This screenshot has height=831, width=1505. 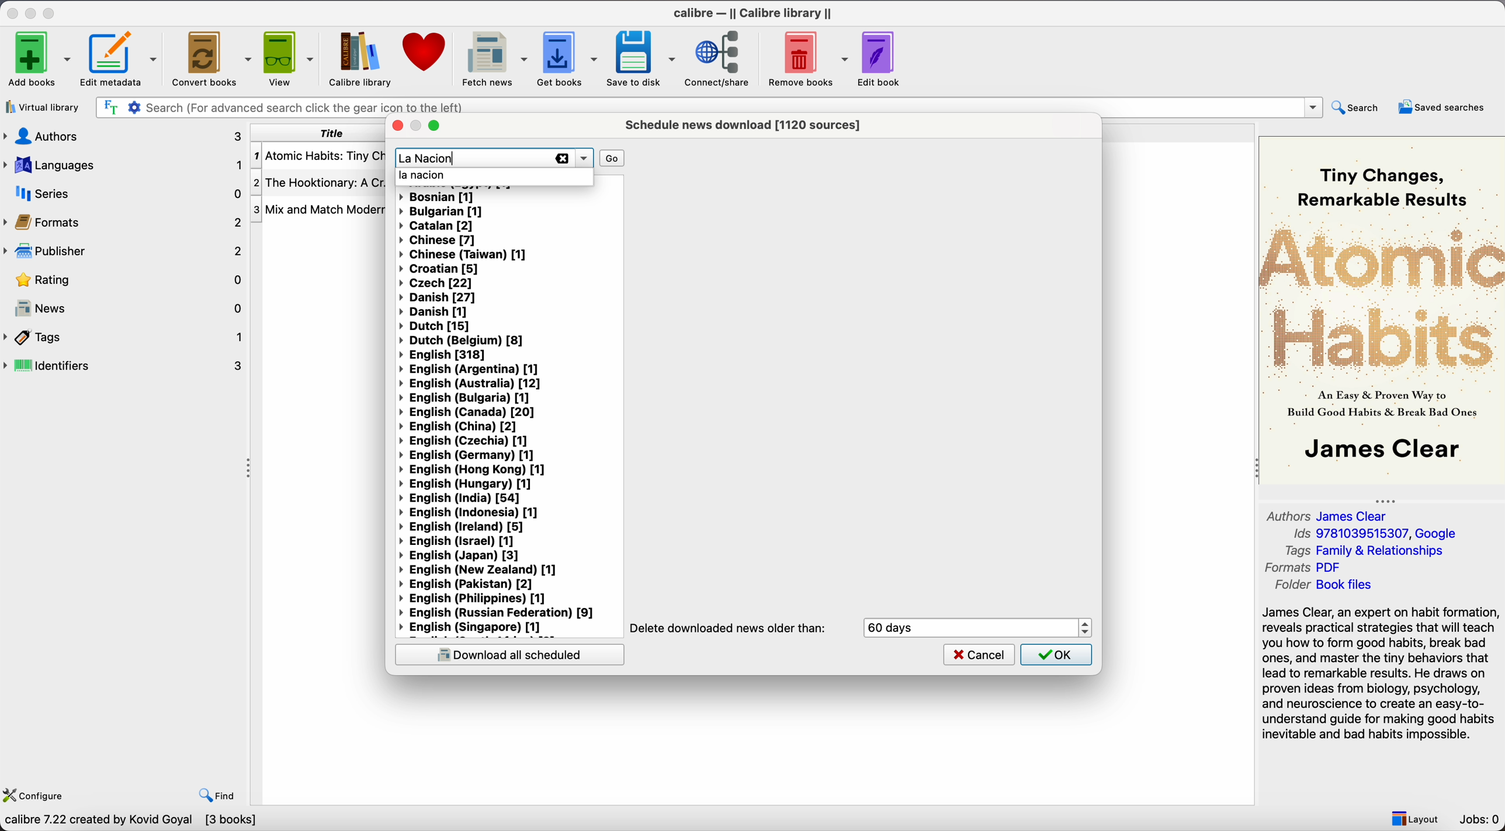 I want to click on English (Indonesia) [1], so click(x=471, y=513).